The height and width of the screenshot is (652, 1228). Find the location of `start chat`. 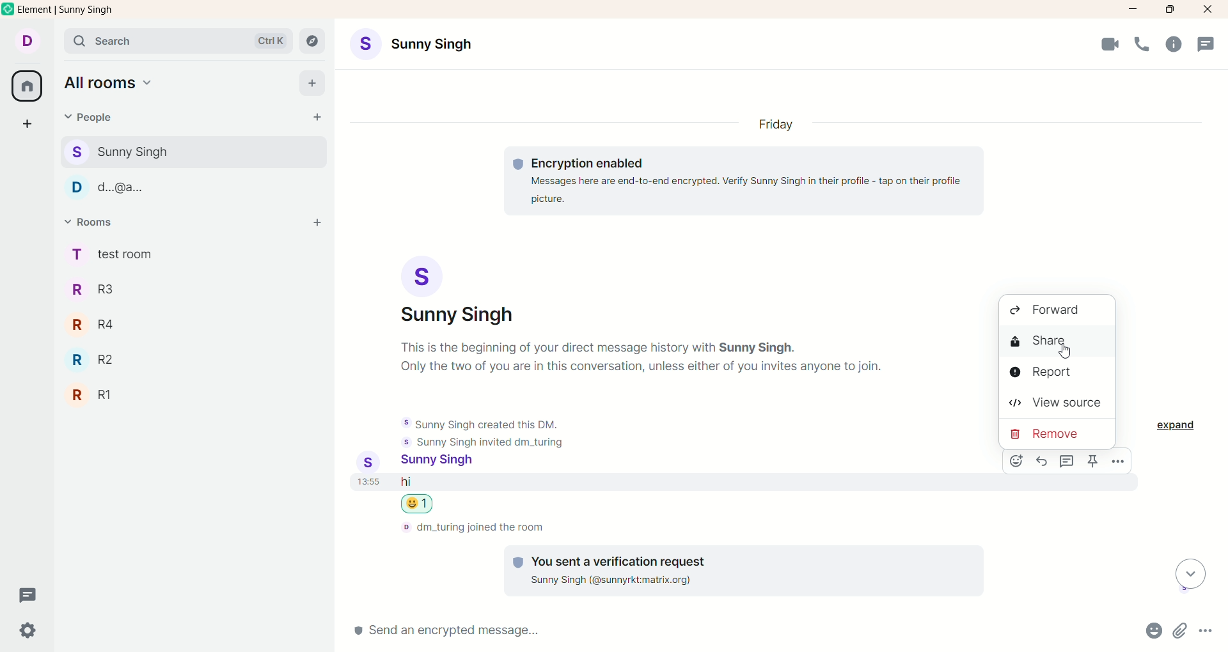

start chat is located at coordinates (310, 118).